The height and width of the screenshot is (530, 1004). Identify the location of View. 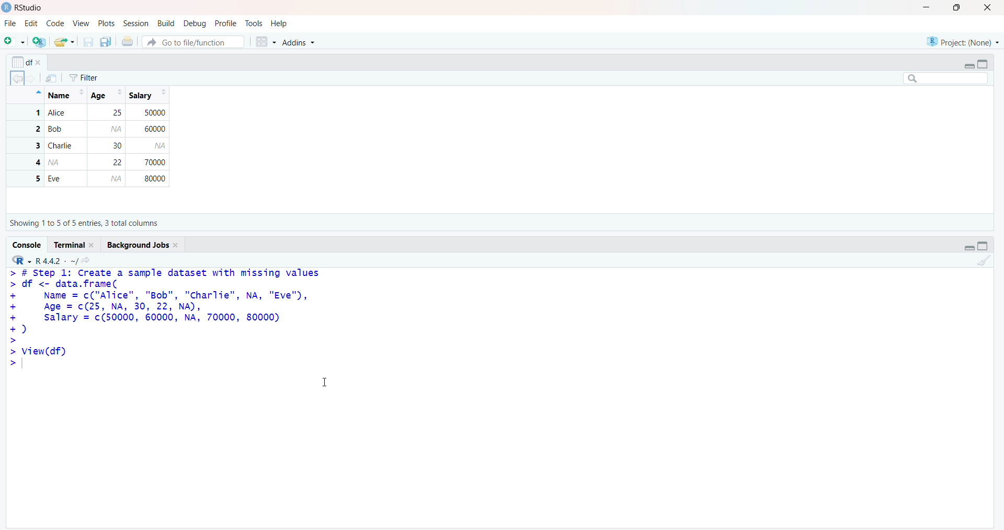
(81, 24).